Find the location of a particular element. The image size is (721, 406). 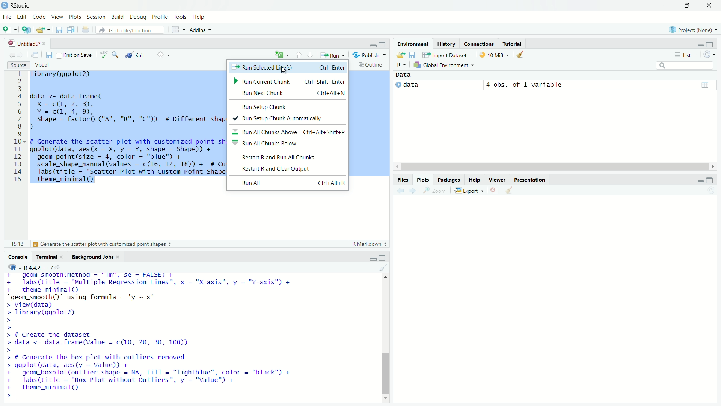

History is located at coordinates (446, 44).